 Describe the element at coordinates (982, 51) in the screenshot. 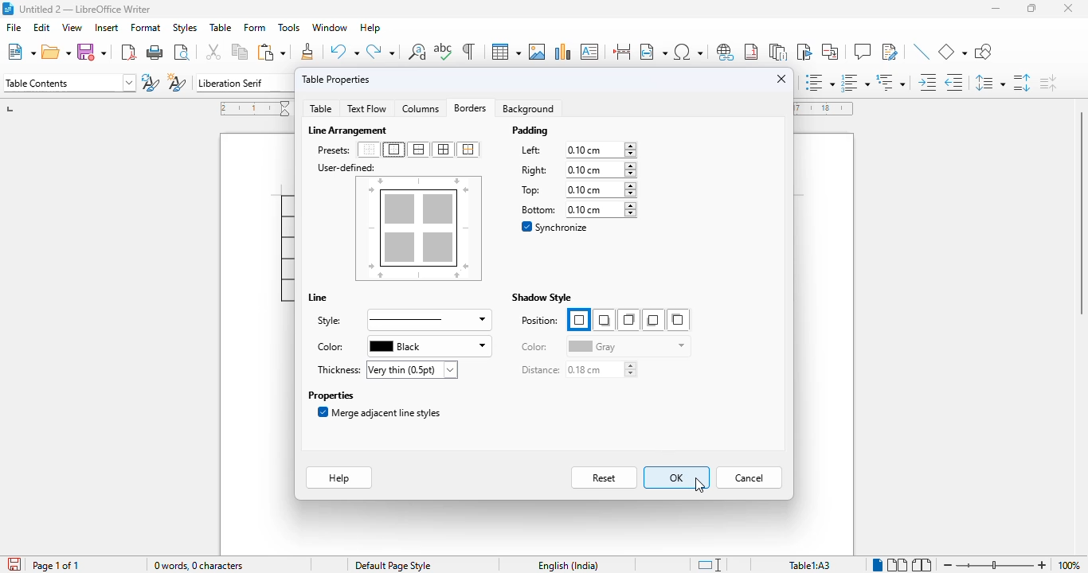

I see `show draw functions` at that location.